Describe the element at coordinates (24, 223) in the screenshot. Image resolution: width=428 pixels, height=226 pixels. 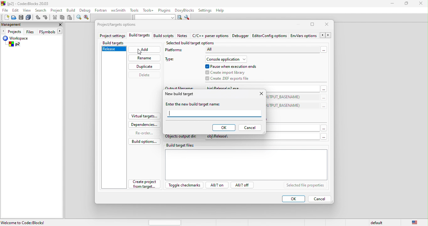
I see `Welcome to Code::Blocks!` at that location.